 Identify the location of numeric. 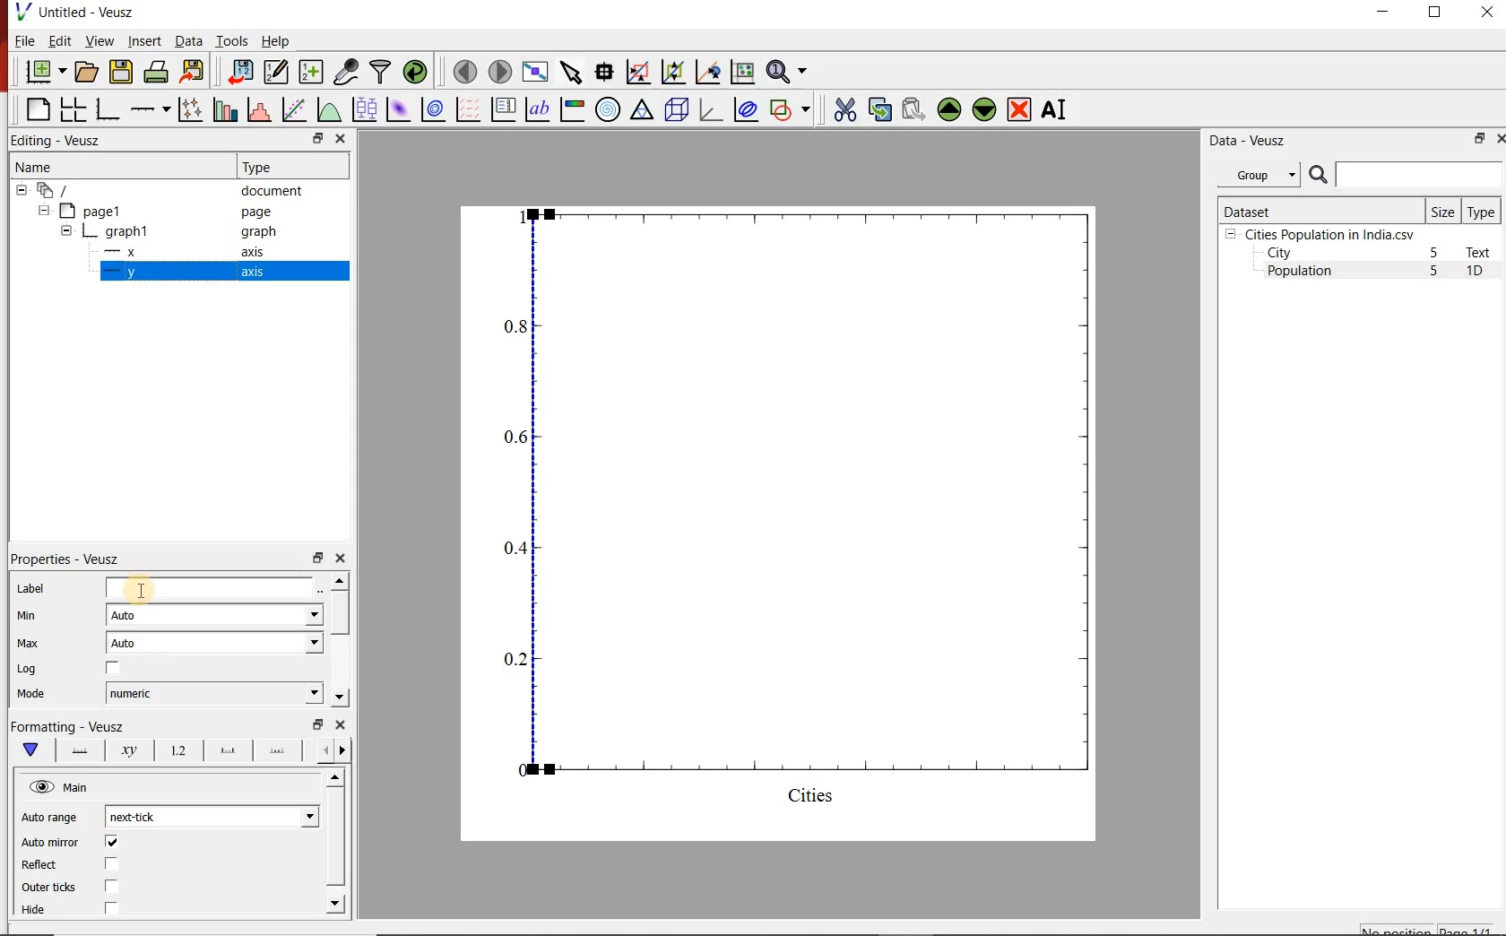
(213, 693).